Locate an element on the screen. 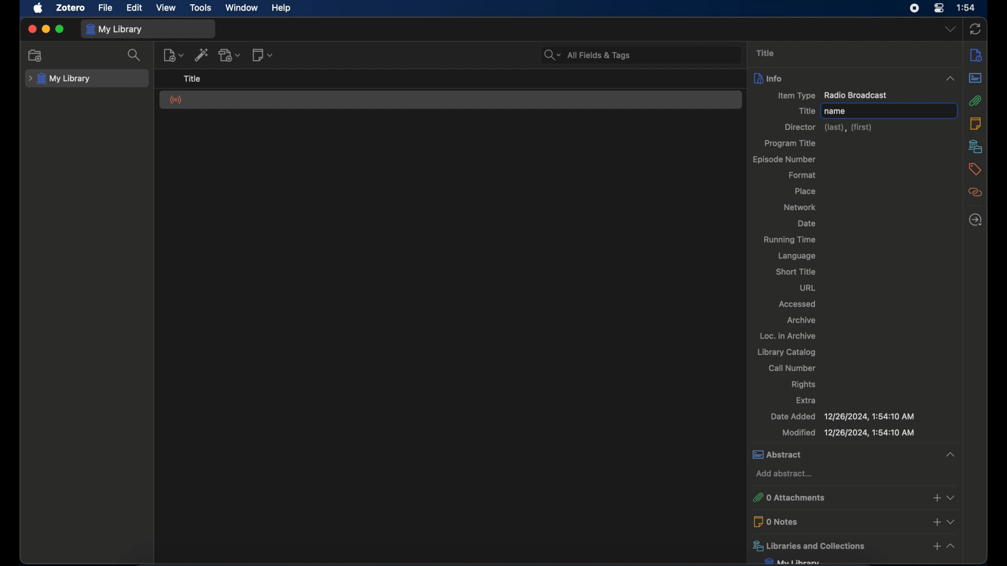 The height and width of the screenshot is (566, 1007). my library is located at coordinates (61, 79).